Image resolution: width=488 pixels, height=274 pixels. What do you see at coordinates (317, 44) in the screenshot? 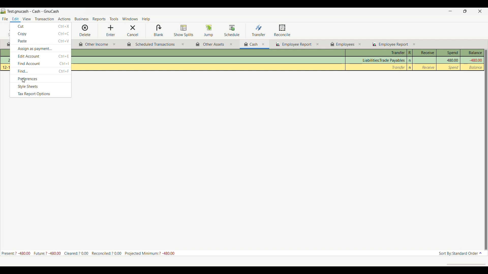
I see `close` at bounding box center [317, 44].